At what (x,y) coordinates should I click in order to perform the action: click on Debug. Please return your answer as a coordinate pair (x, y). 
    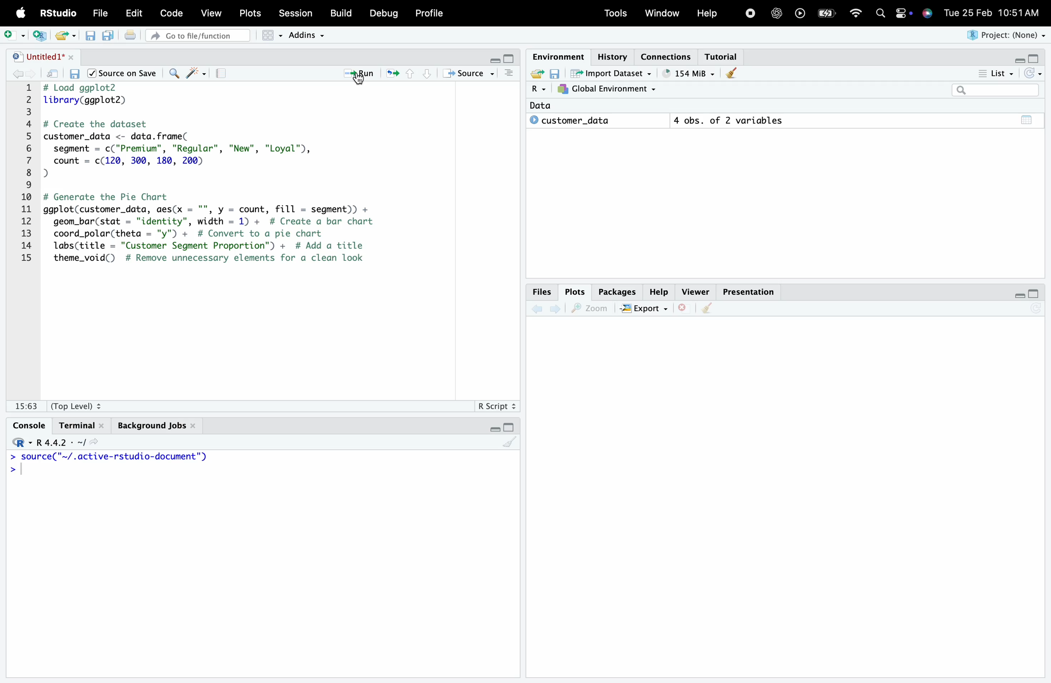
    Looking at the image, I should click on (383, 14).